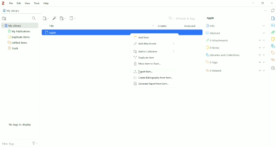 The height and width of the screenshot is (147, 276). I want to click on New Item, so click(46, 18).